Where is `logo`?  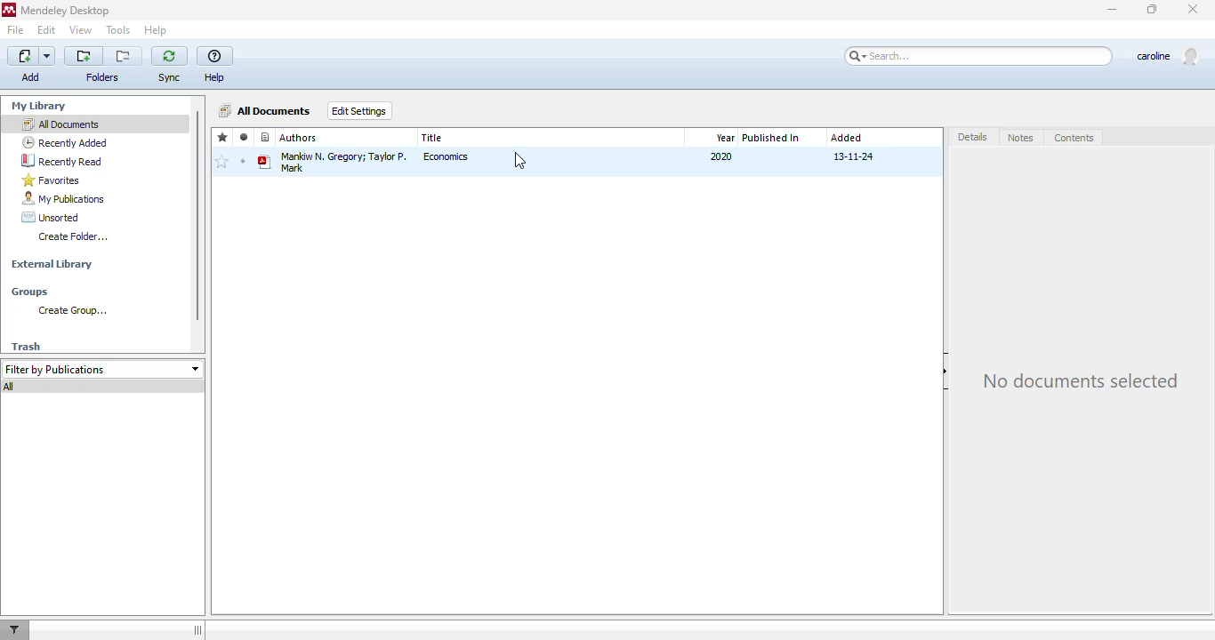 logo is located at coordinates (8, 10).